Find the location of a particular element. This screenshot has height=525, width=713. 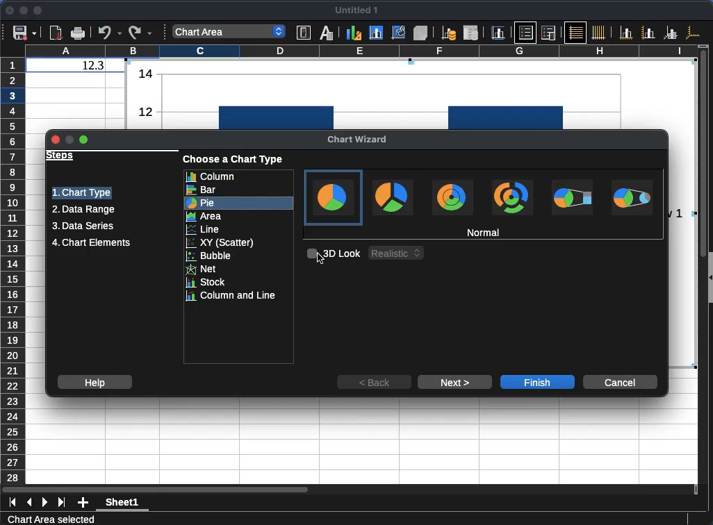

Data table is located at coordinates (471, 33).